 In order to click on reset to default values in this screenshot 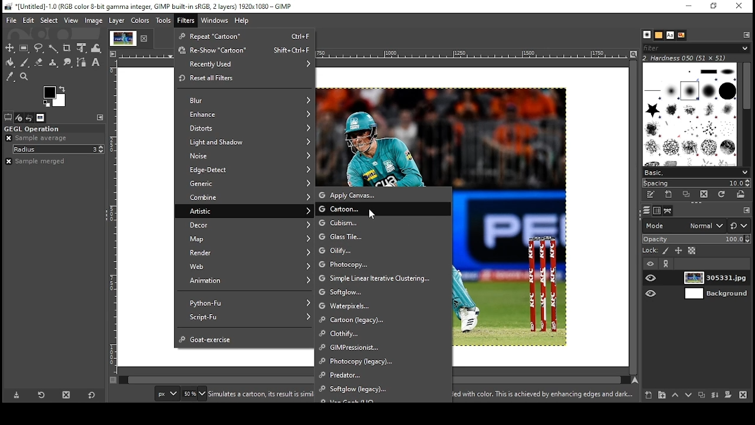, I will do `click(93, 394)`.